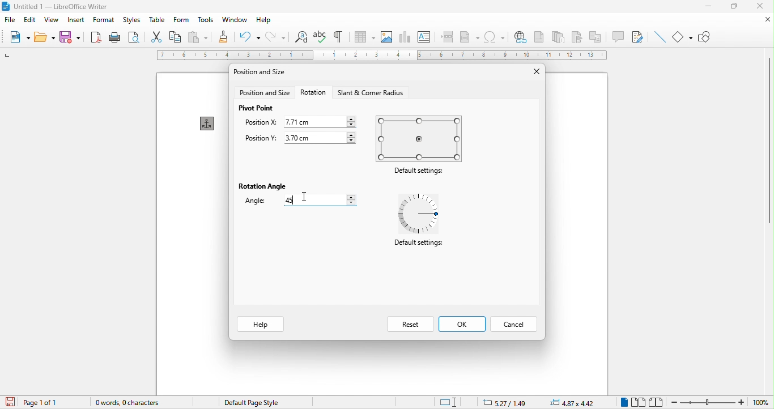  What do you see at coordinates (531, 71) in the screenshot?
I see `close` at bounding box center [531, 71].